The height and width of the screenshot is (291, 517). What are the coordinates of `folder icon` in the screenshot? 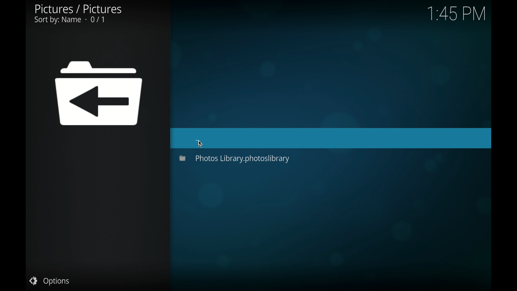 It's located at (99, 93).